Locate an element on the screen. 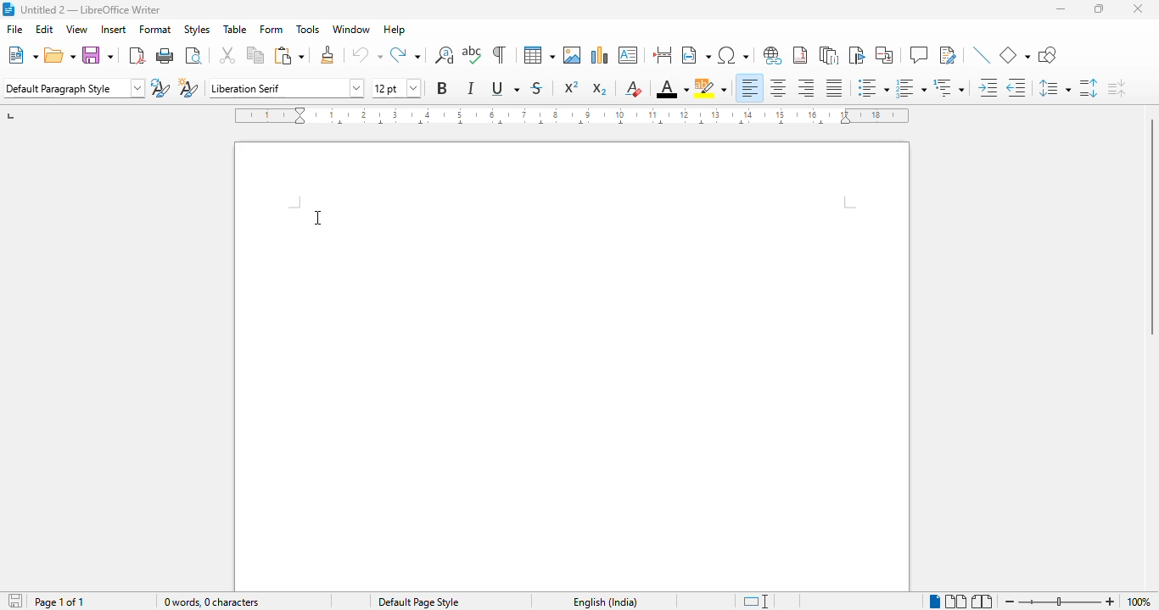 Image resolution: width=1159 pixels, height=610 pixels. insert endnote is located at coordinates (830, 55).